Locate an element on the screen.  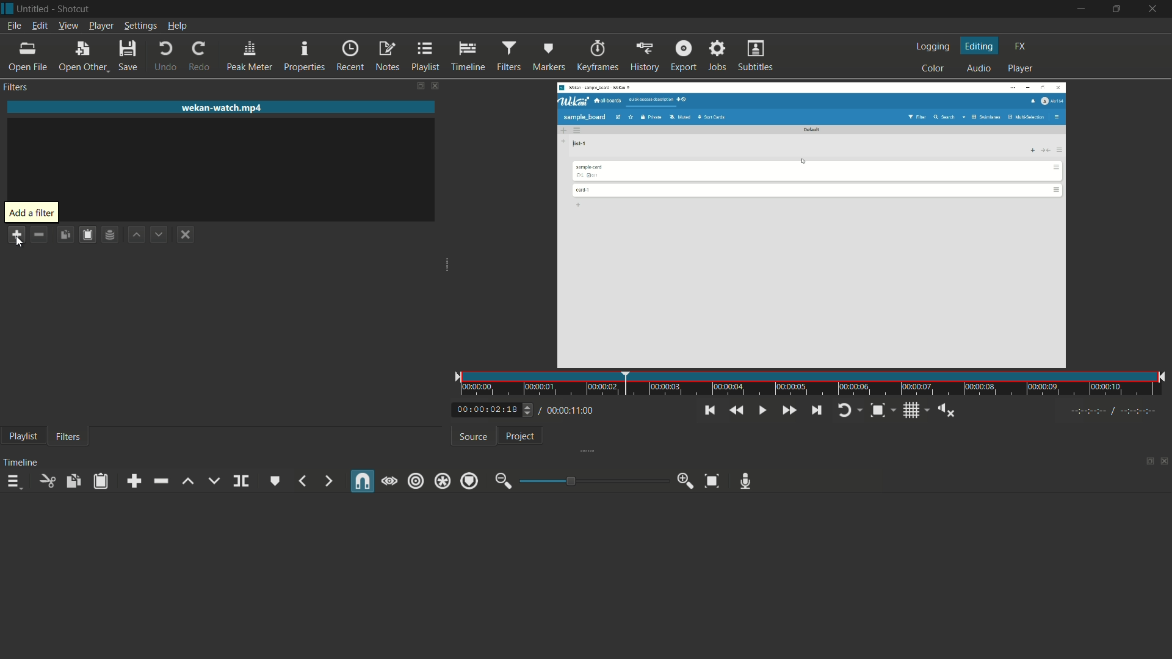
jobs is located at coordinates (717, 56).